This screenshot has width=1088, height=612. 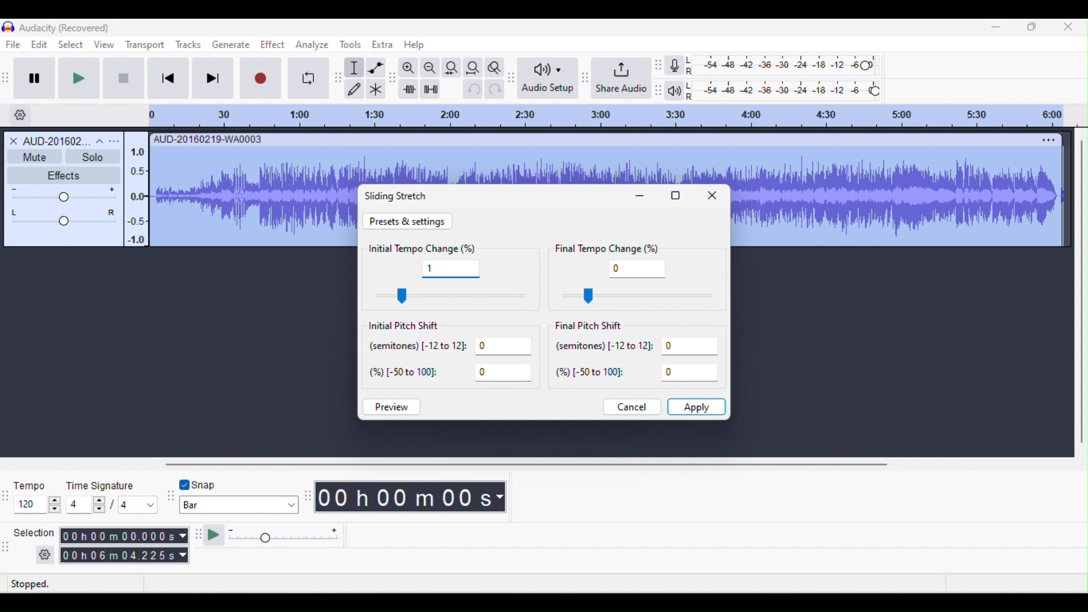 What do you see at coordinates (231, 45) in the screenshot?
I see `generate` at bounding box center [231, 45].